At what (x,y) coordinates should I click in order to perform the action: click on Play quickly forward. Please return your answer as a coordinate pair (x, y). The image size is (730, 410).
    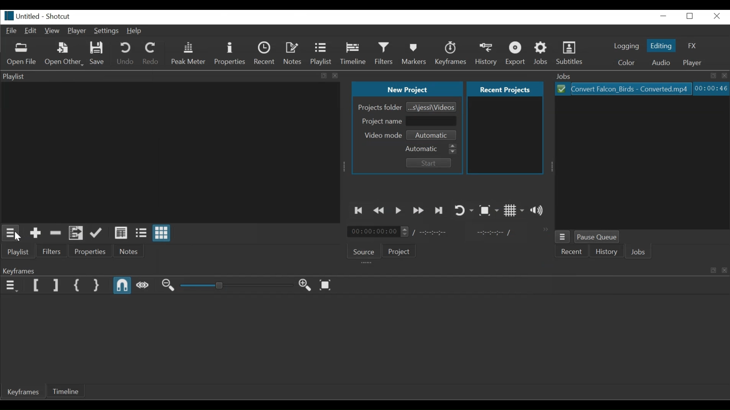
    Looking at the image, I should click on (418, 210).